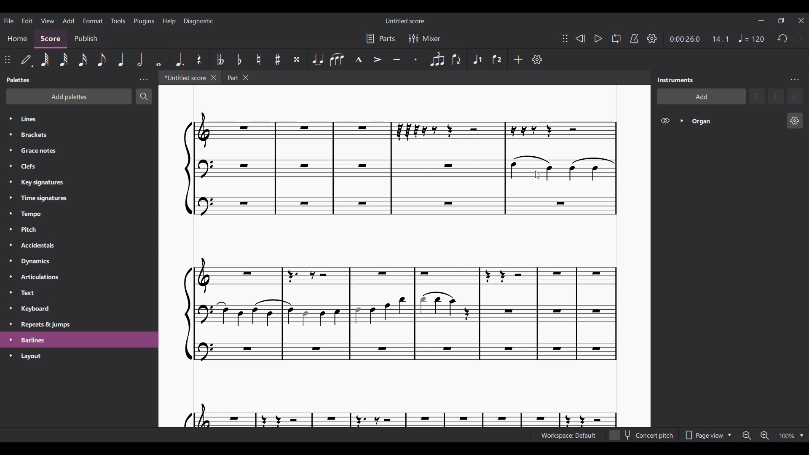  What do you see at coordinates (86, 39) in the screenshot?
I see `Publish section` at bounding box center [86, 39].